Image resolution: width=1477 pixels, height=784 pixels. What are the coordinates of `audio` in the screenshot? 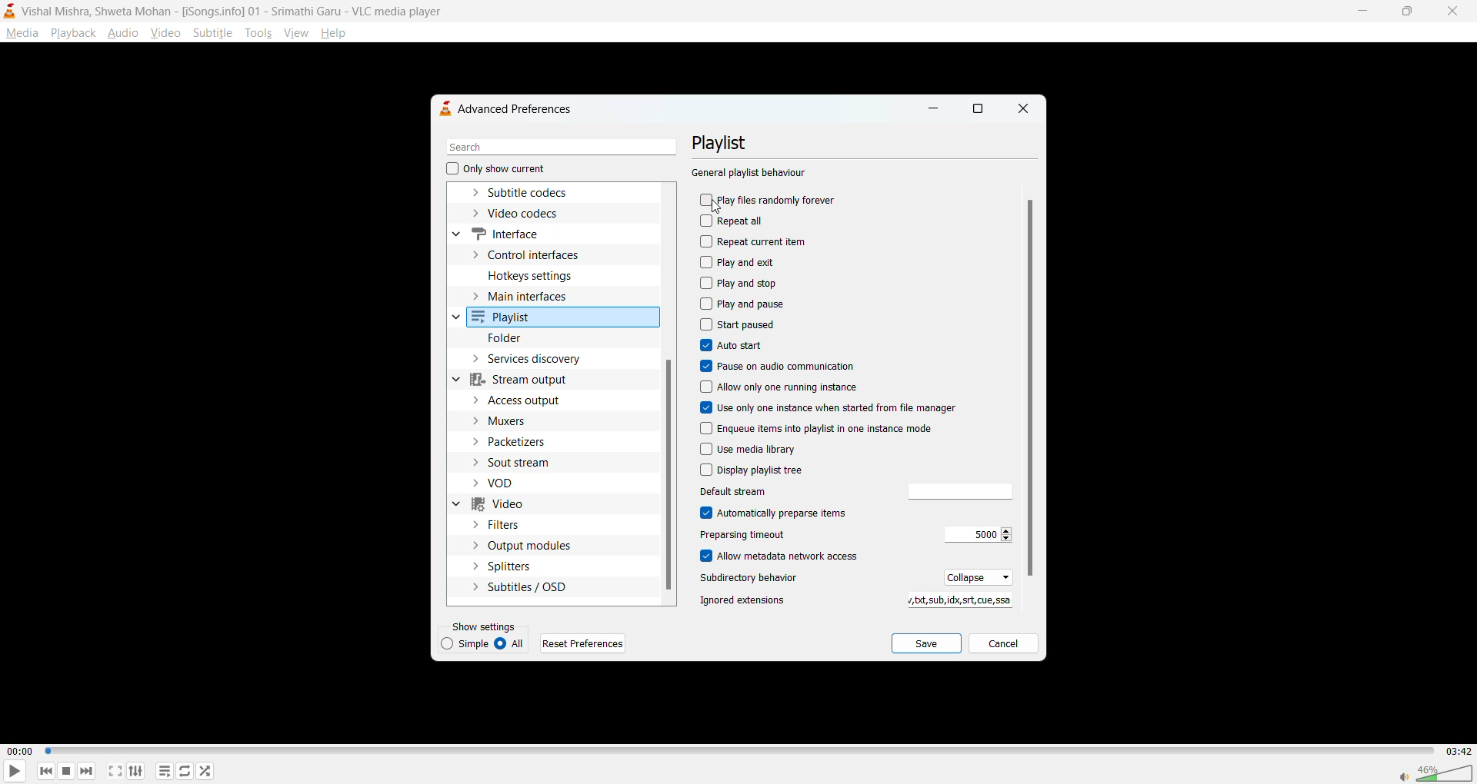 It's located at (123, 32).